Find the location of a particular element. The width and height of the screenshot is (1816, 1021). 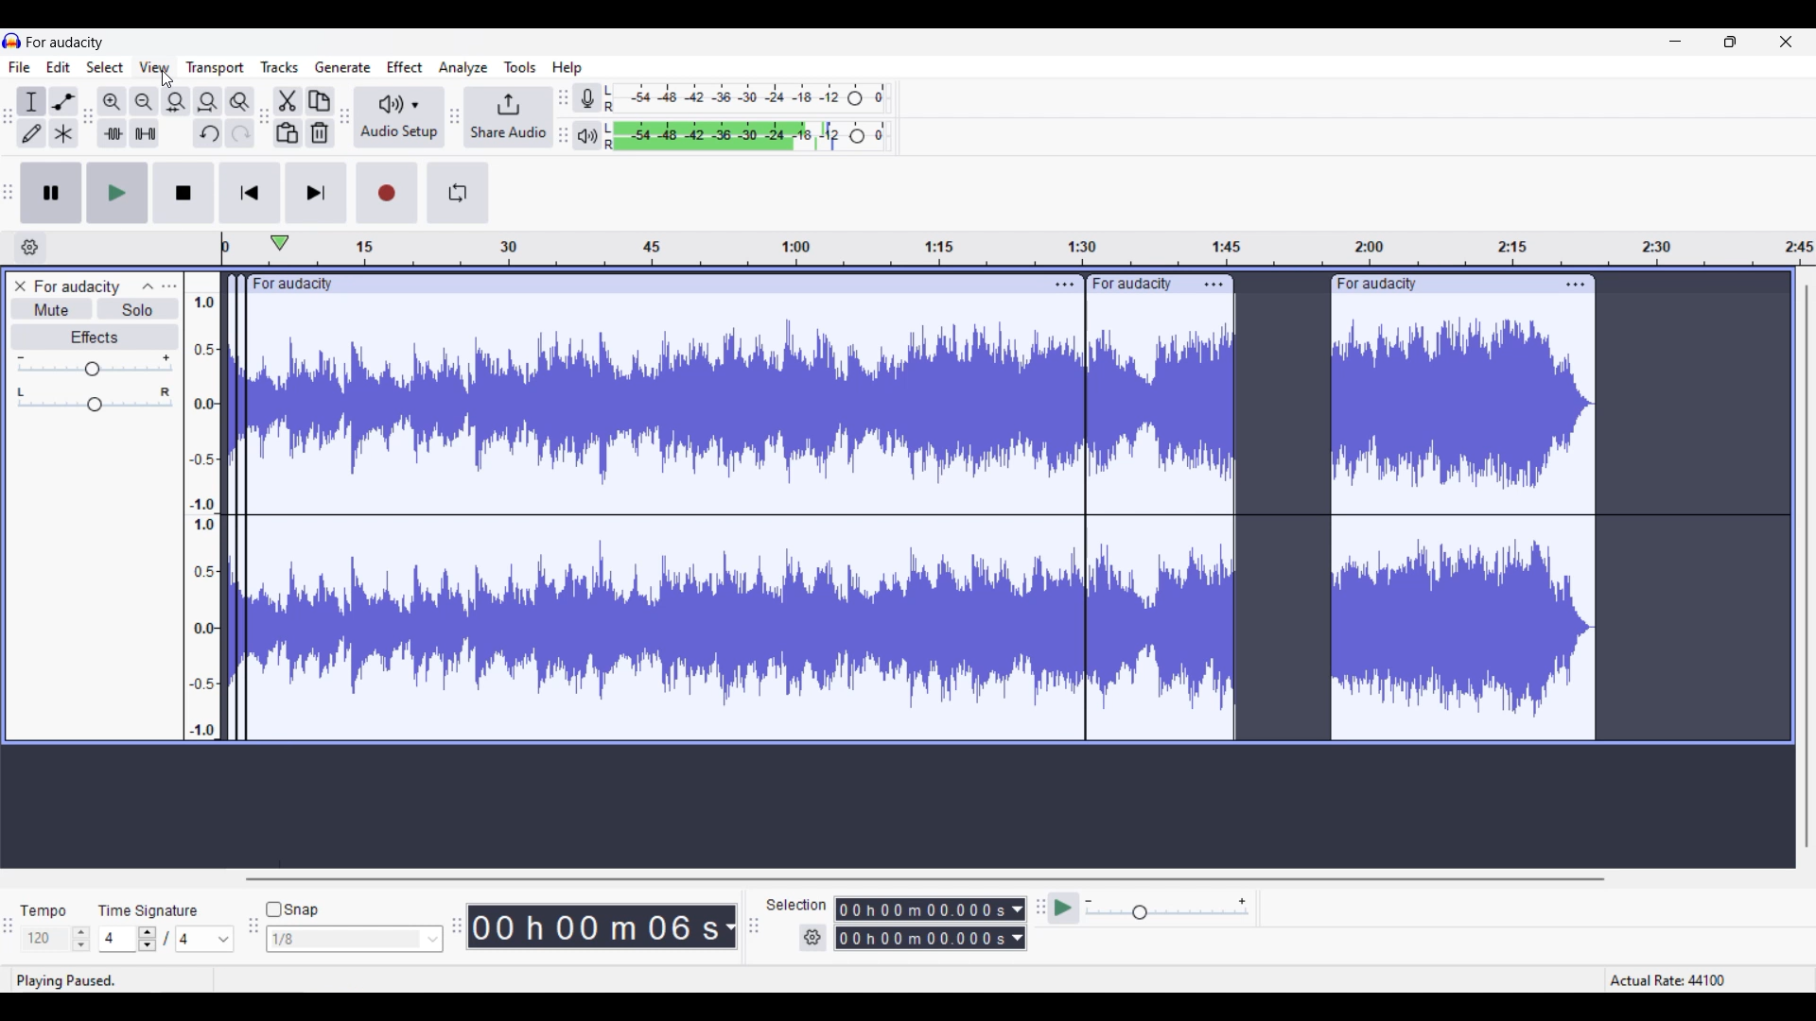

Stop is located at coordinates (183, 193).